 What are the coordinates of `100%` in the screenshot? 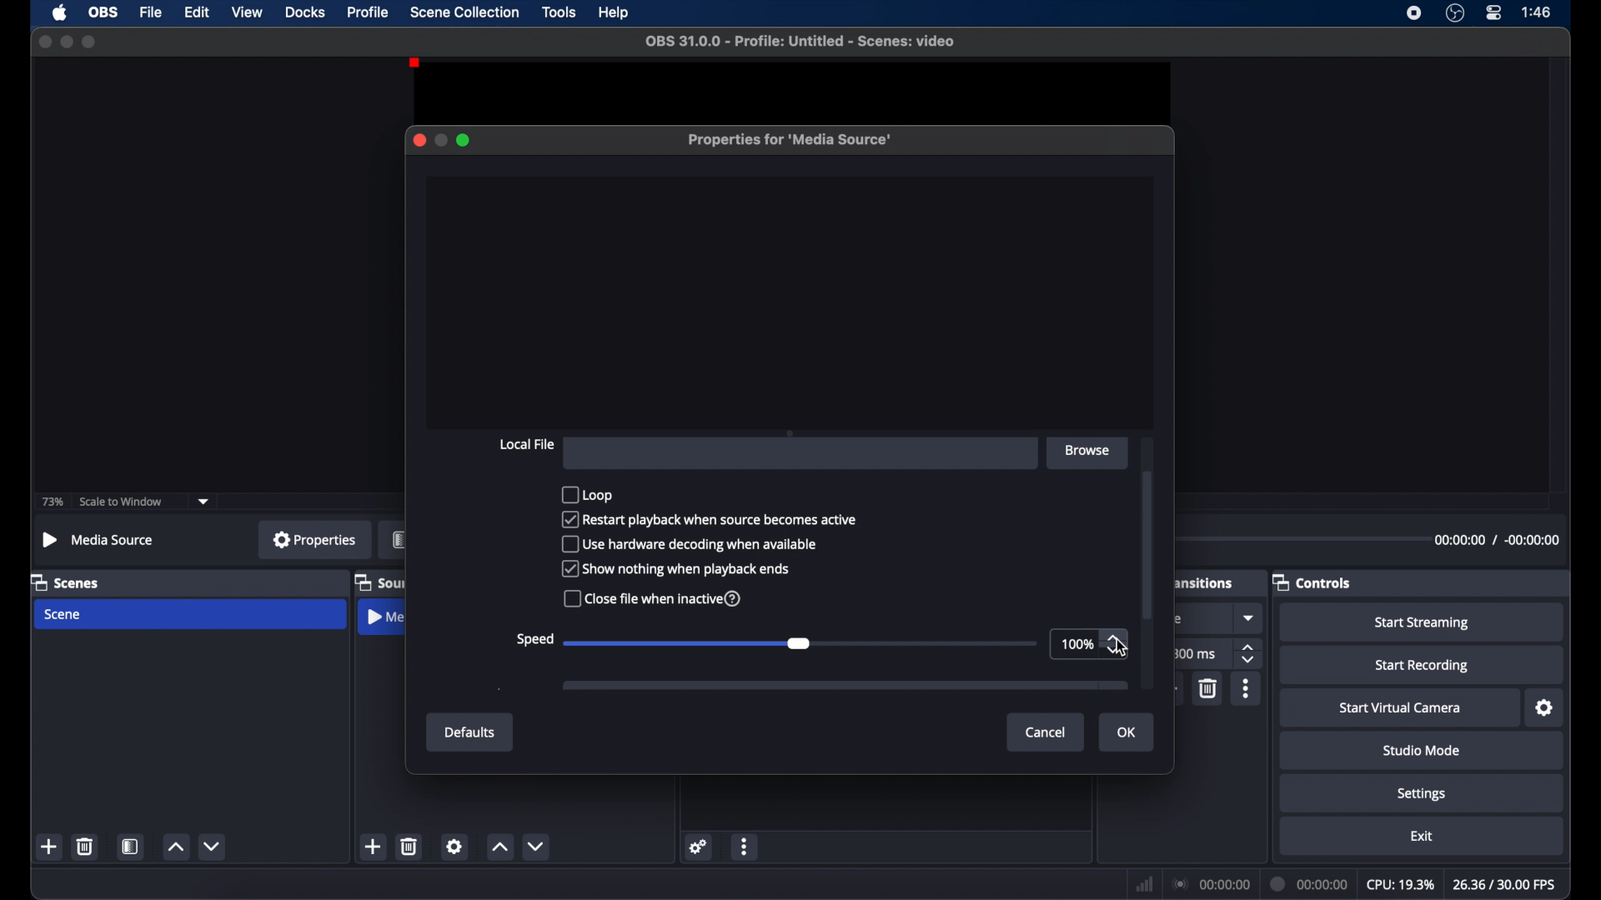 It's located at (1077, 643).